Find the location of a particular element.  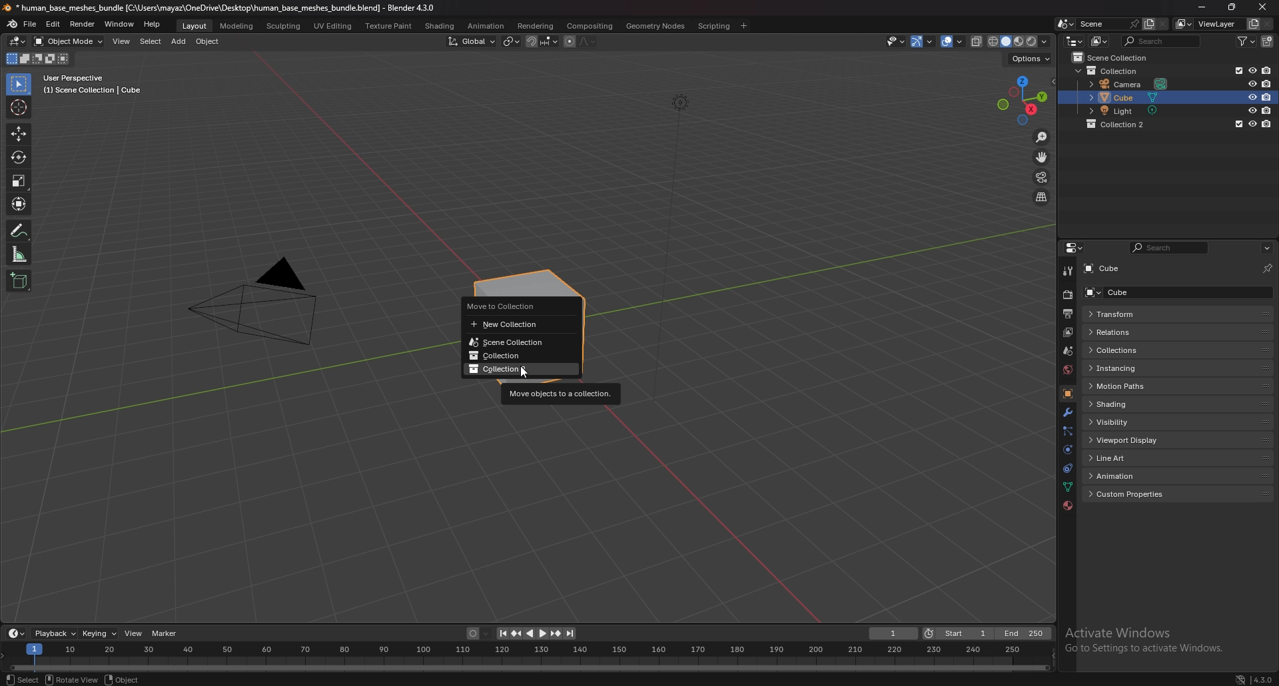

collection is located at coordinates (1112, 70).